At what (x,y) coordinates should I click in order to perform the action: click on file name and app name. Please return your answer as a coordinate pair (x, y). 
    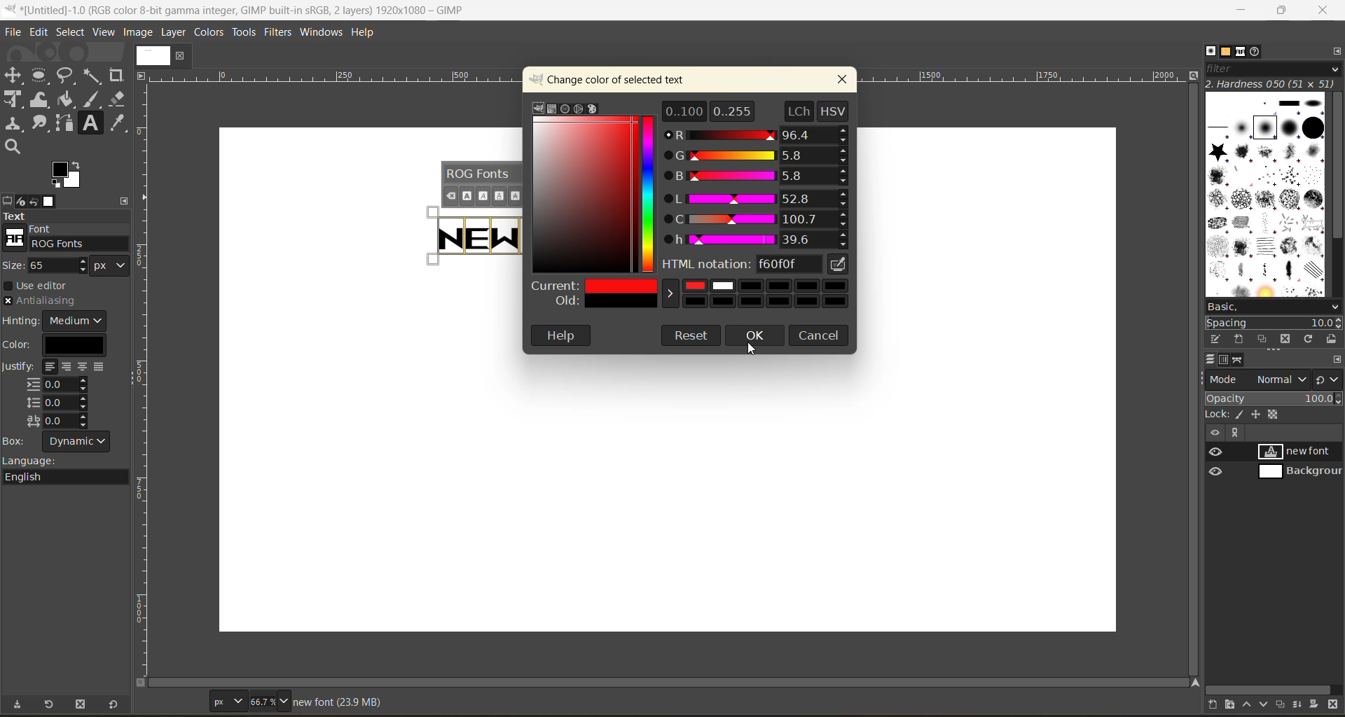
    Looking at the image, I should click on (249, 9).